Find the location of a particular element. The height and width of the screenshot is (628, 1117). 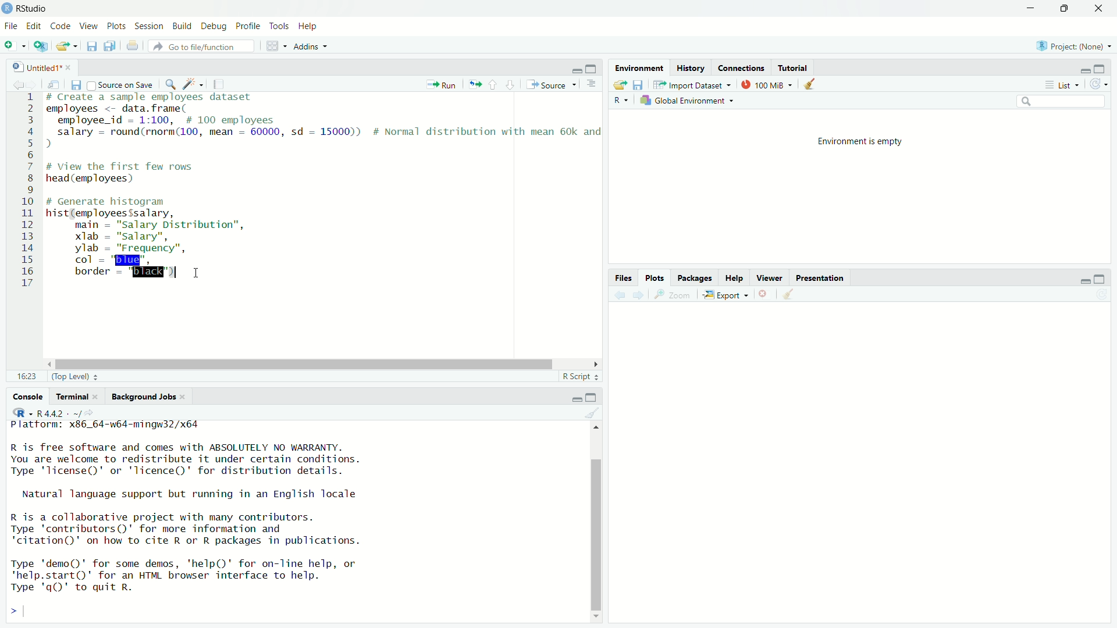

Project (none) is located at coordinates (1074, 46).